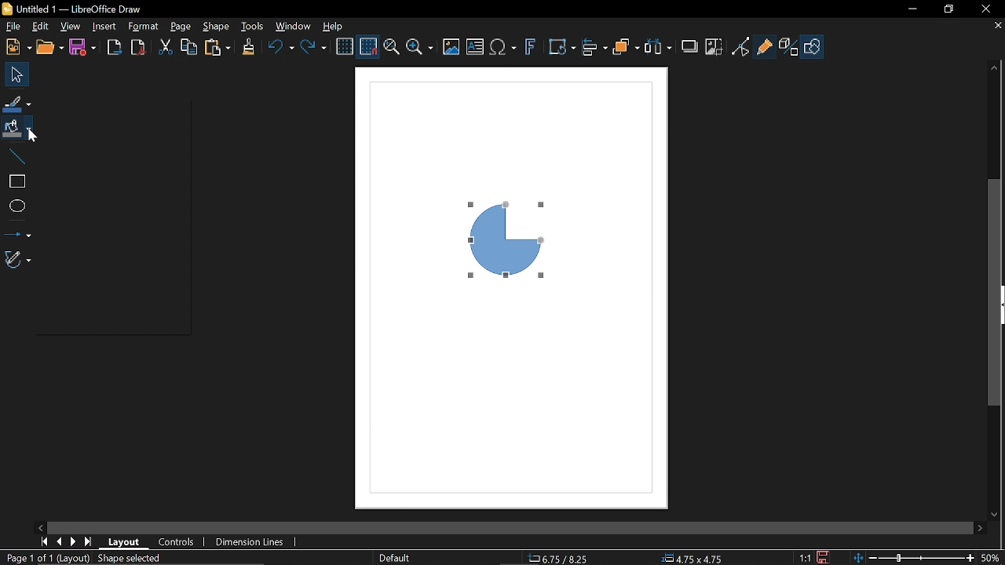 The image size is (1005, 565). What do you see at coordinates (474, 46) in the screenshot?
I see `Insert image` at bounding box center [474, 46].